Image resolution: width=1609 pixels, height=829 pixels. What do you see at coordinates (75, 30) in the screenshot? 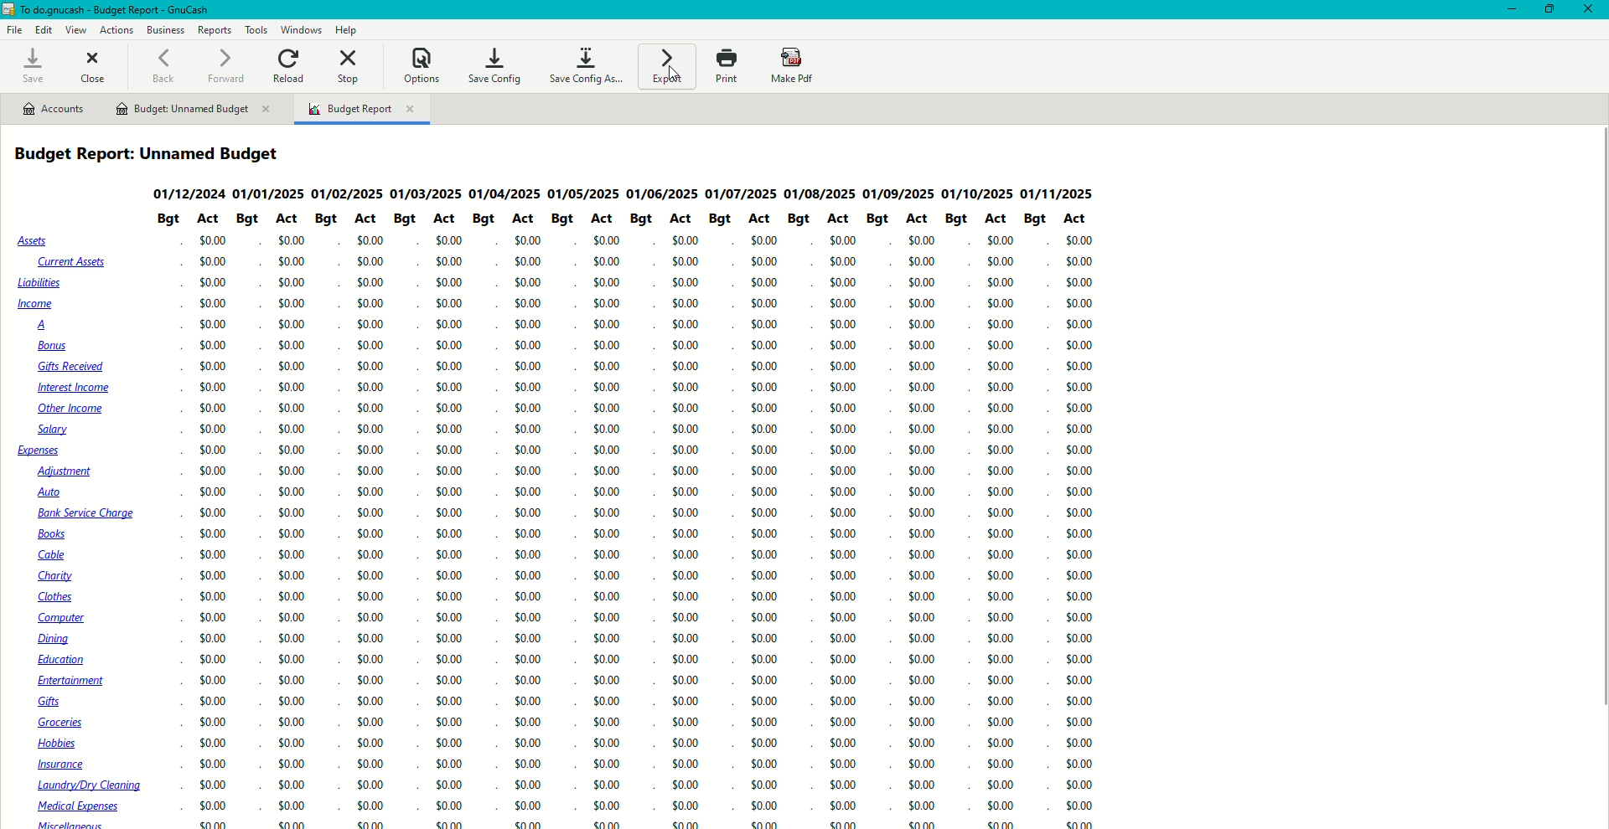
I see `View` at bounding box center [75, 30].